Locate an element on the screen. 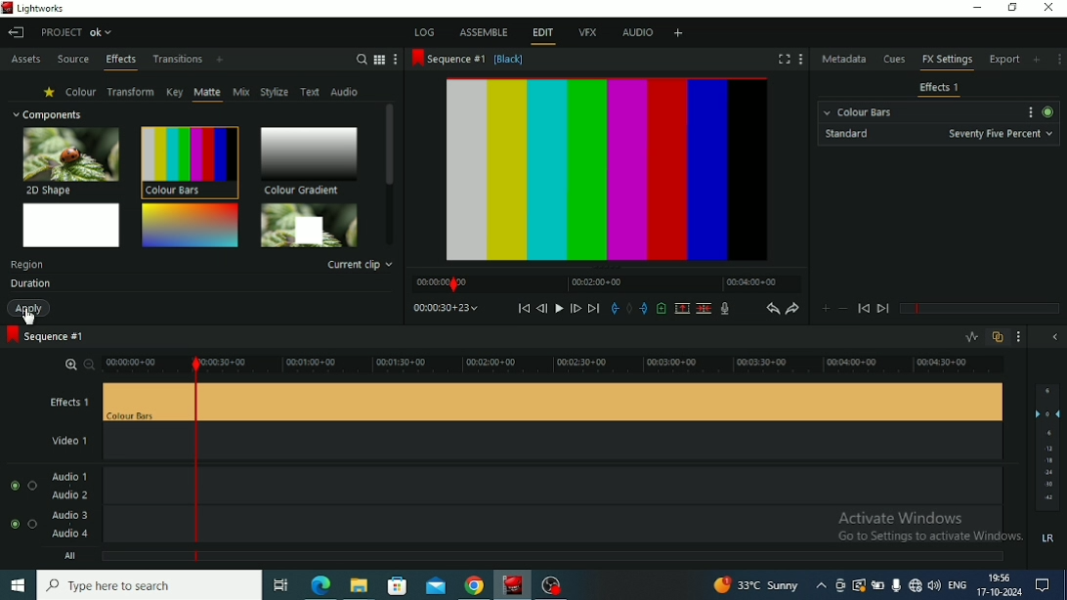 Image resolution: width=1067 pixels, height=600 pixels. Vertical scroll bar is located at coordinates (389, 172).